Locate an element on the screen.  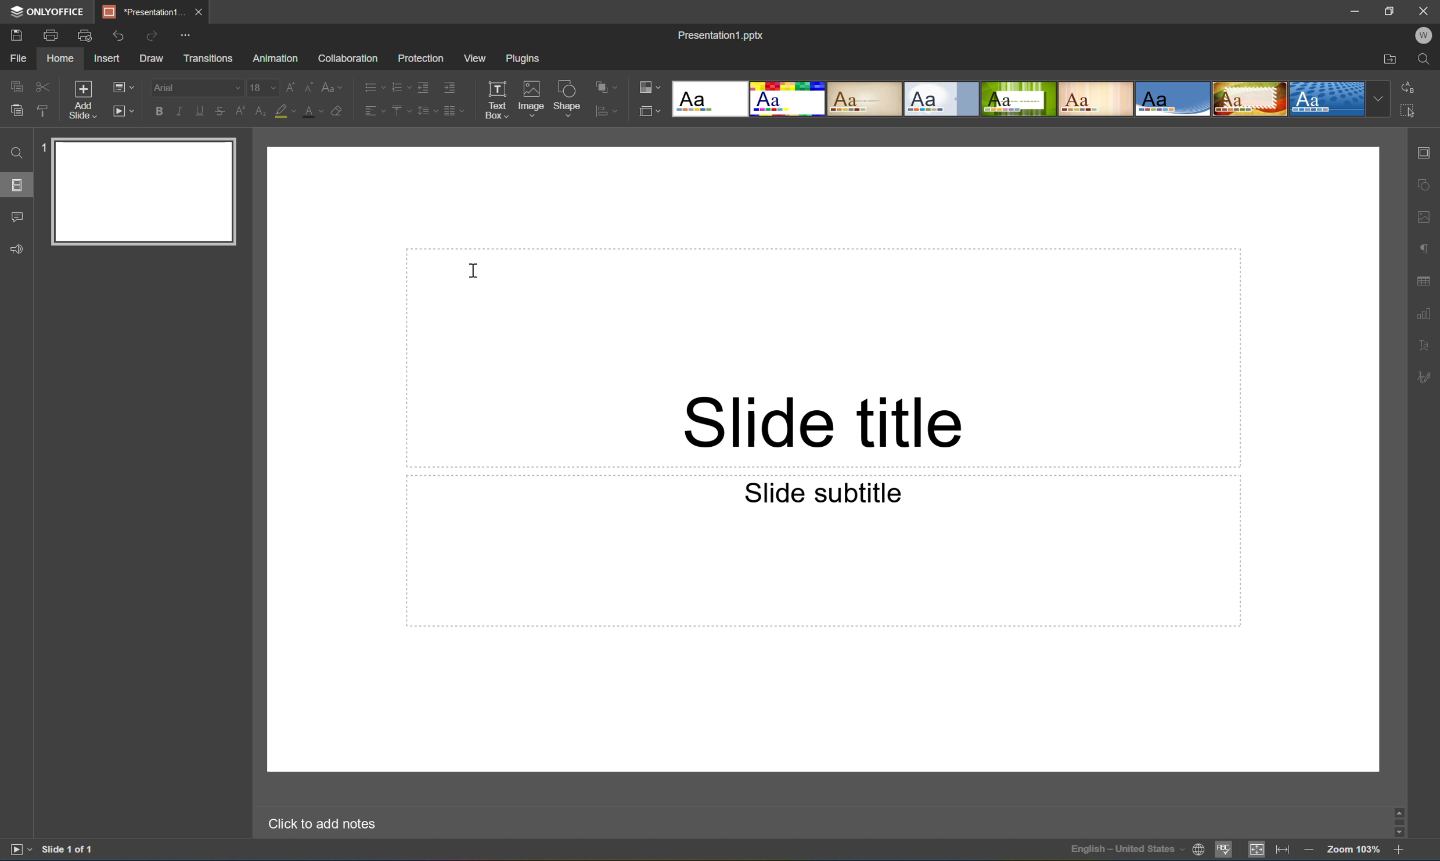
Replace is located at coordinates (1410, 86).